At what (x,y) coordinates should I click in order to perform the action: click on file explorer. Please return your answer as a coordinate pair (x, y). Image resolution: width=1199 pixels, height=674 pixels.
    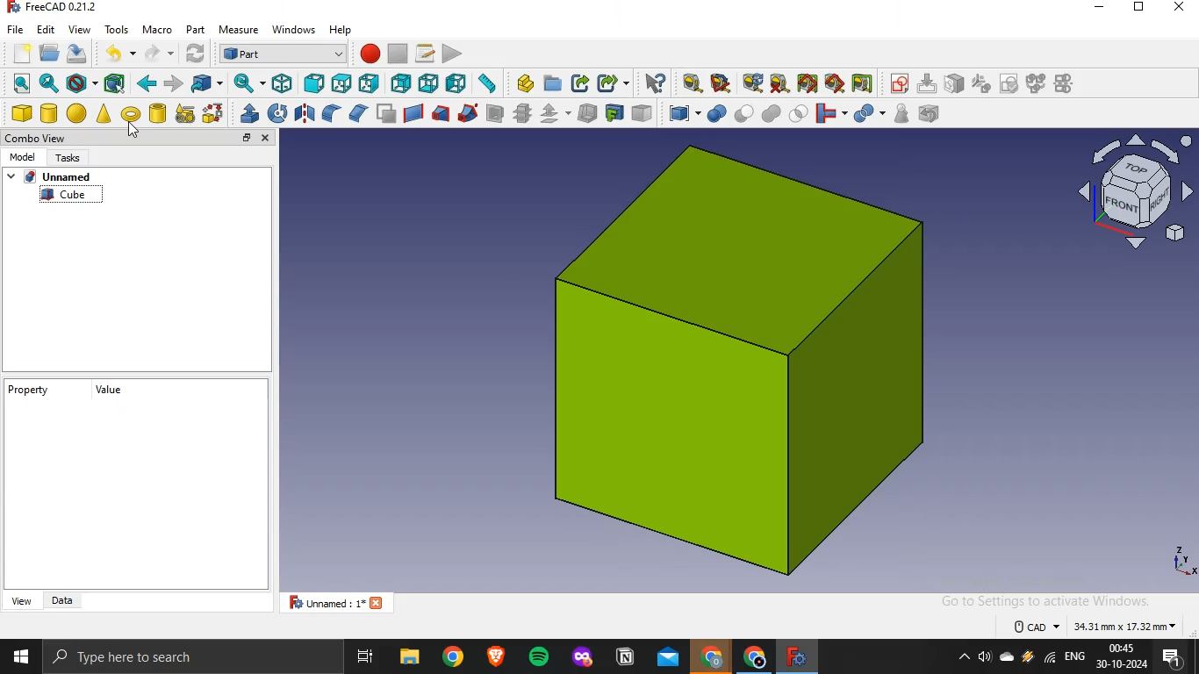
    Looking at the image, I should click on (409, 656).